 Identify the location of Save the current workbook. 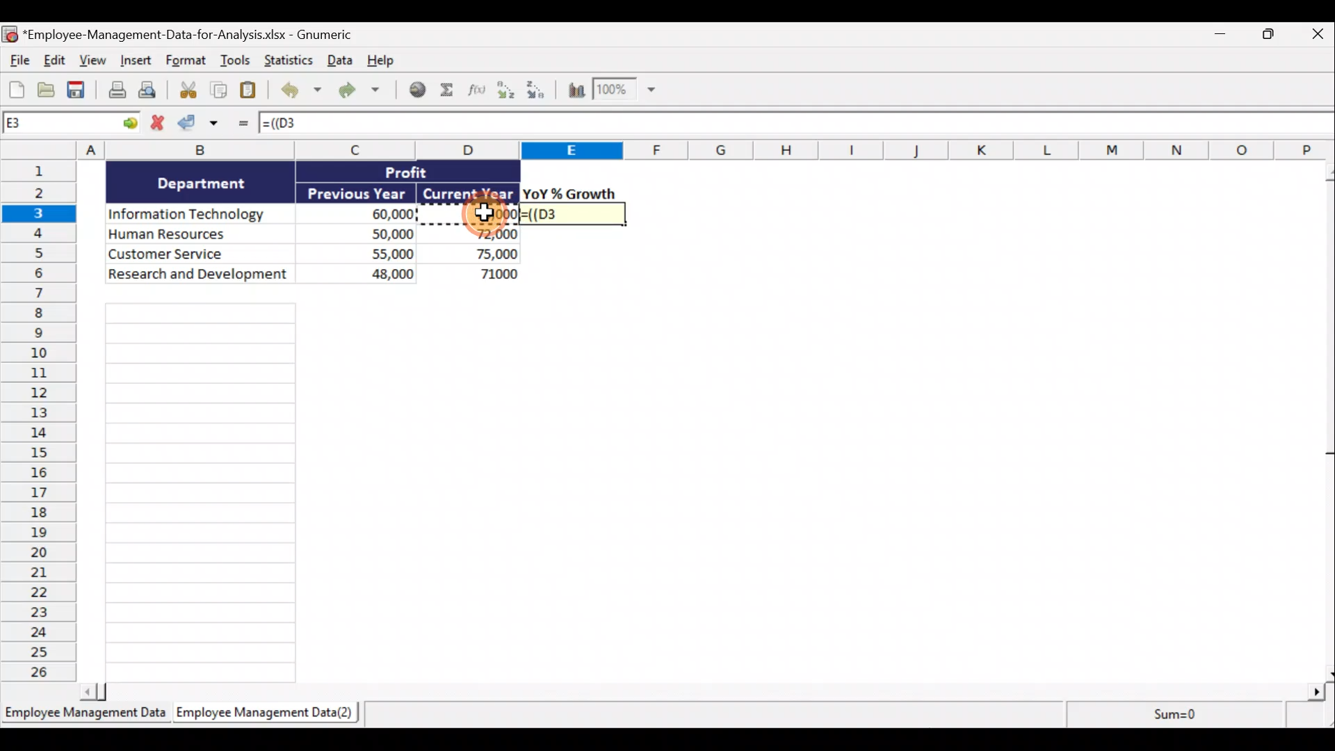
(79, 91).